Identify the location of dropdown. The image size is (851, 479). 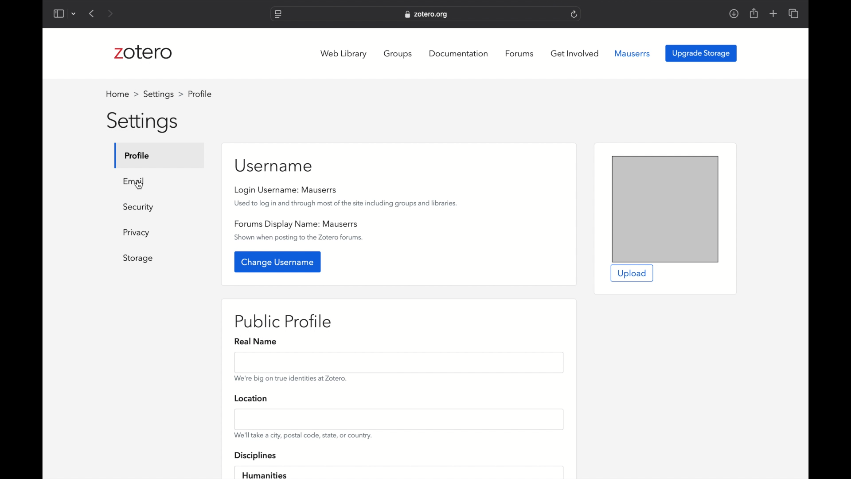
(74, 14).